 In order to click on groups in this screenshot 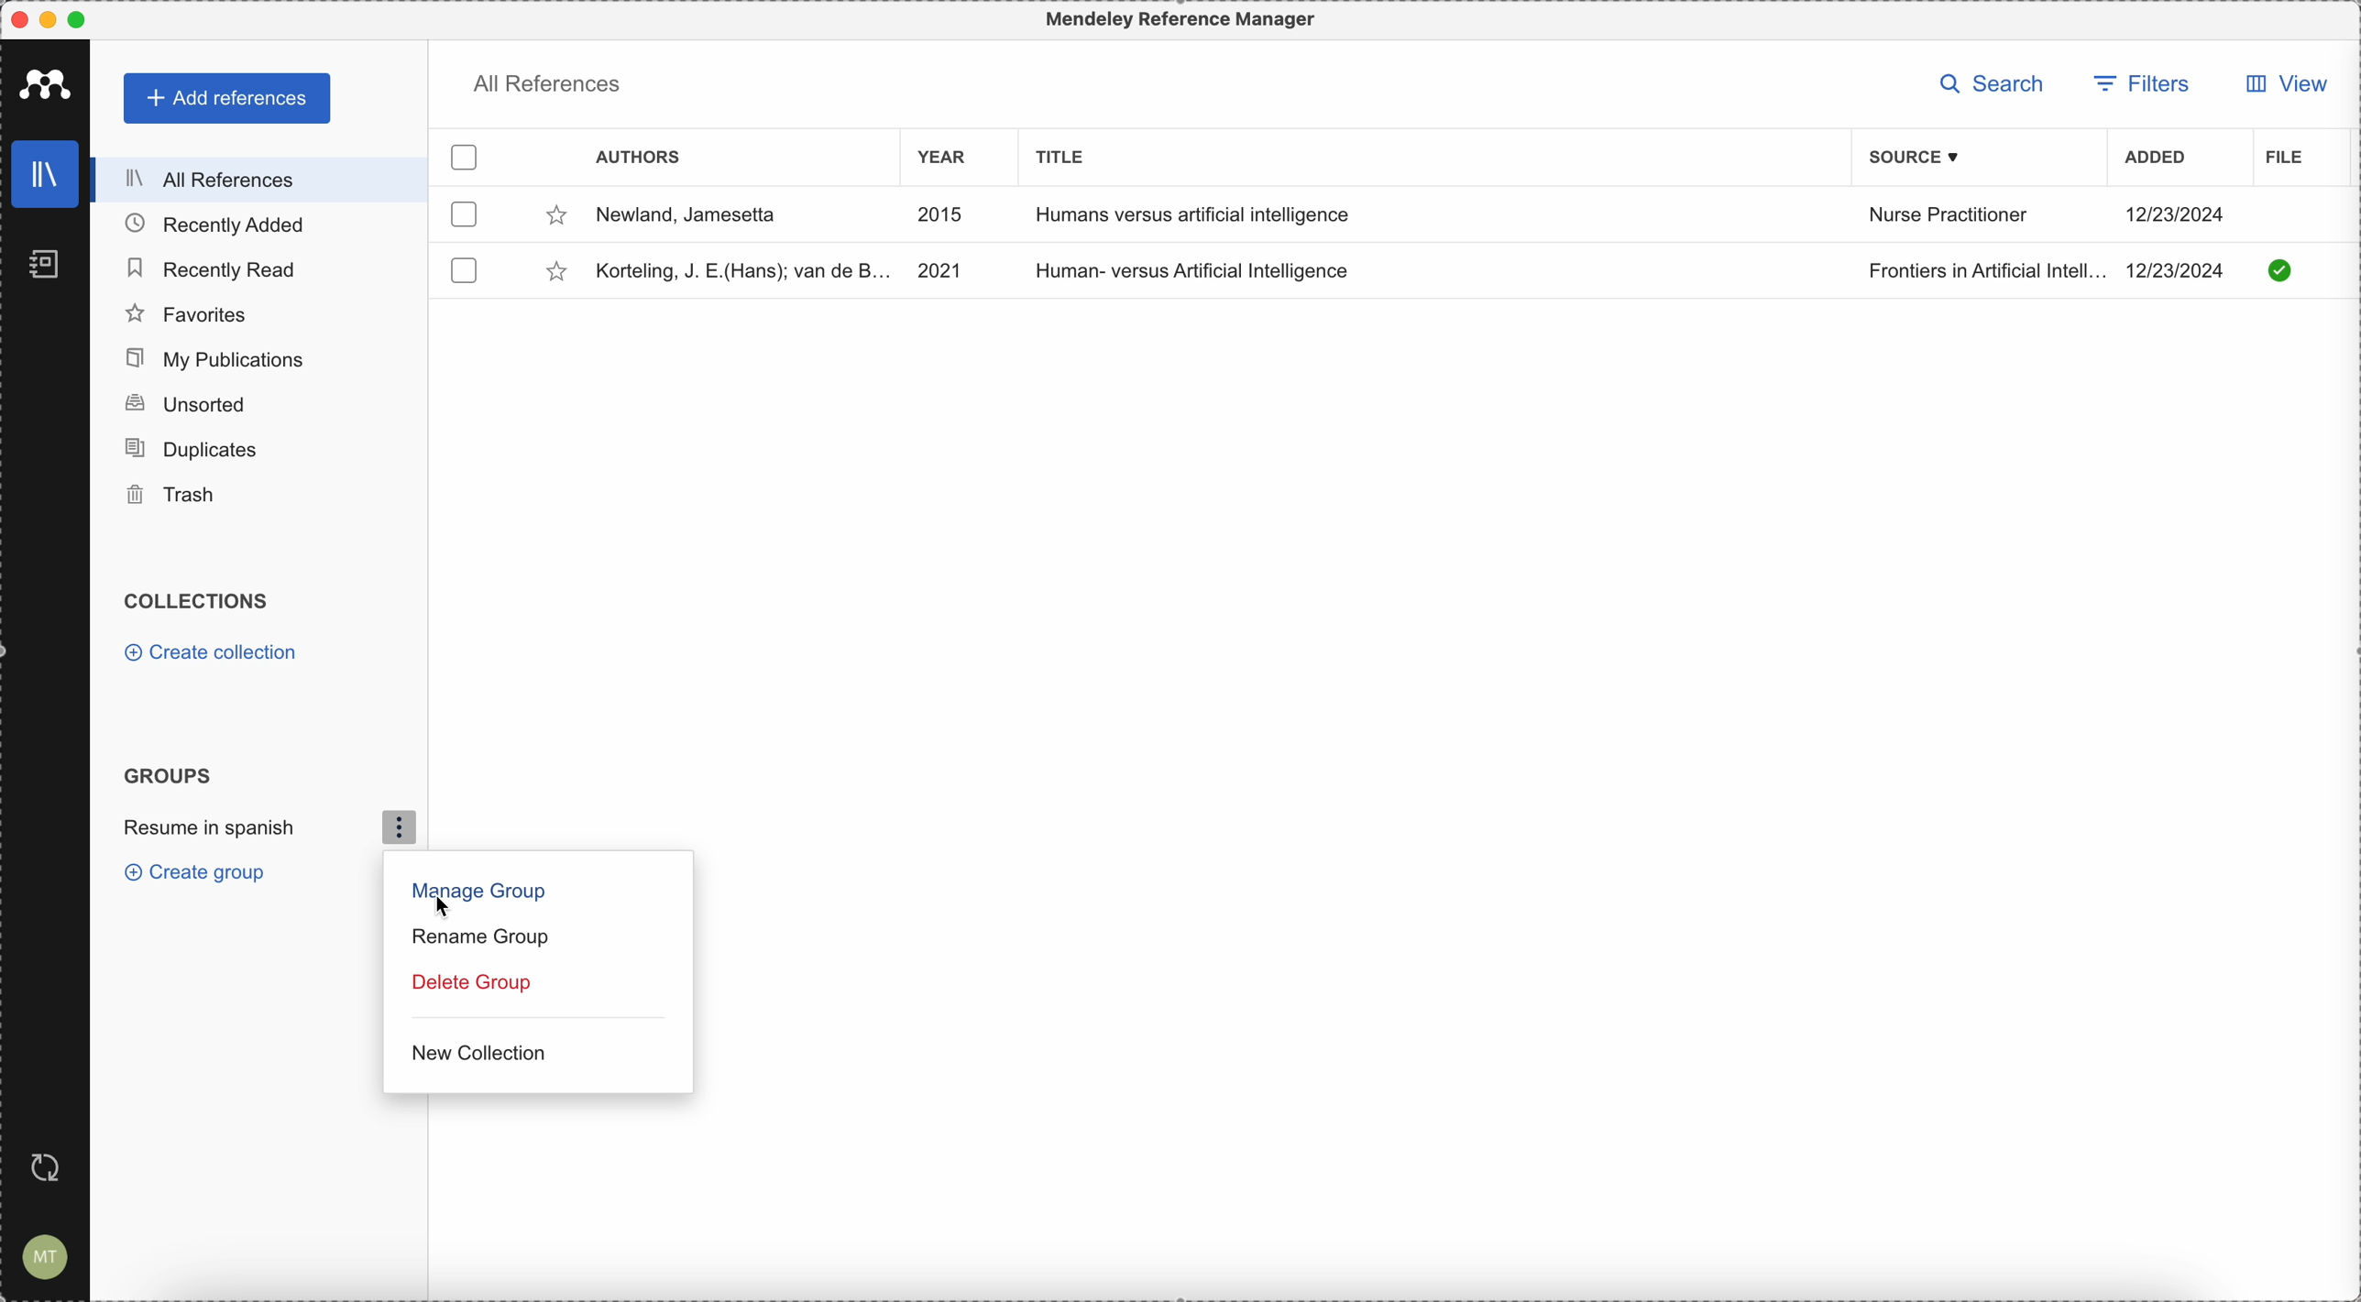, I will do `click(167, 775)`.